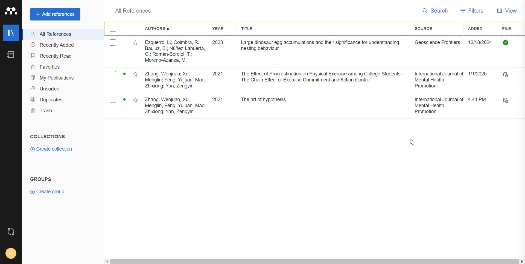  What do you see at coordinates (491, 42) in the screenshot?
I see `Date` at bounding box center [491, 42].